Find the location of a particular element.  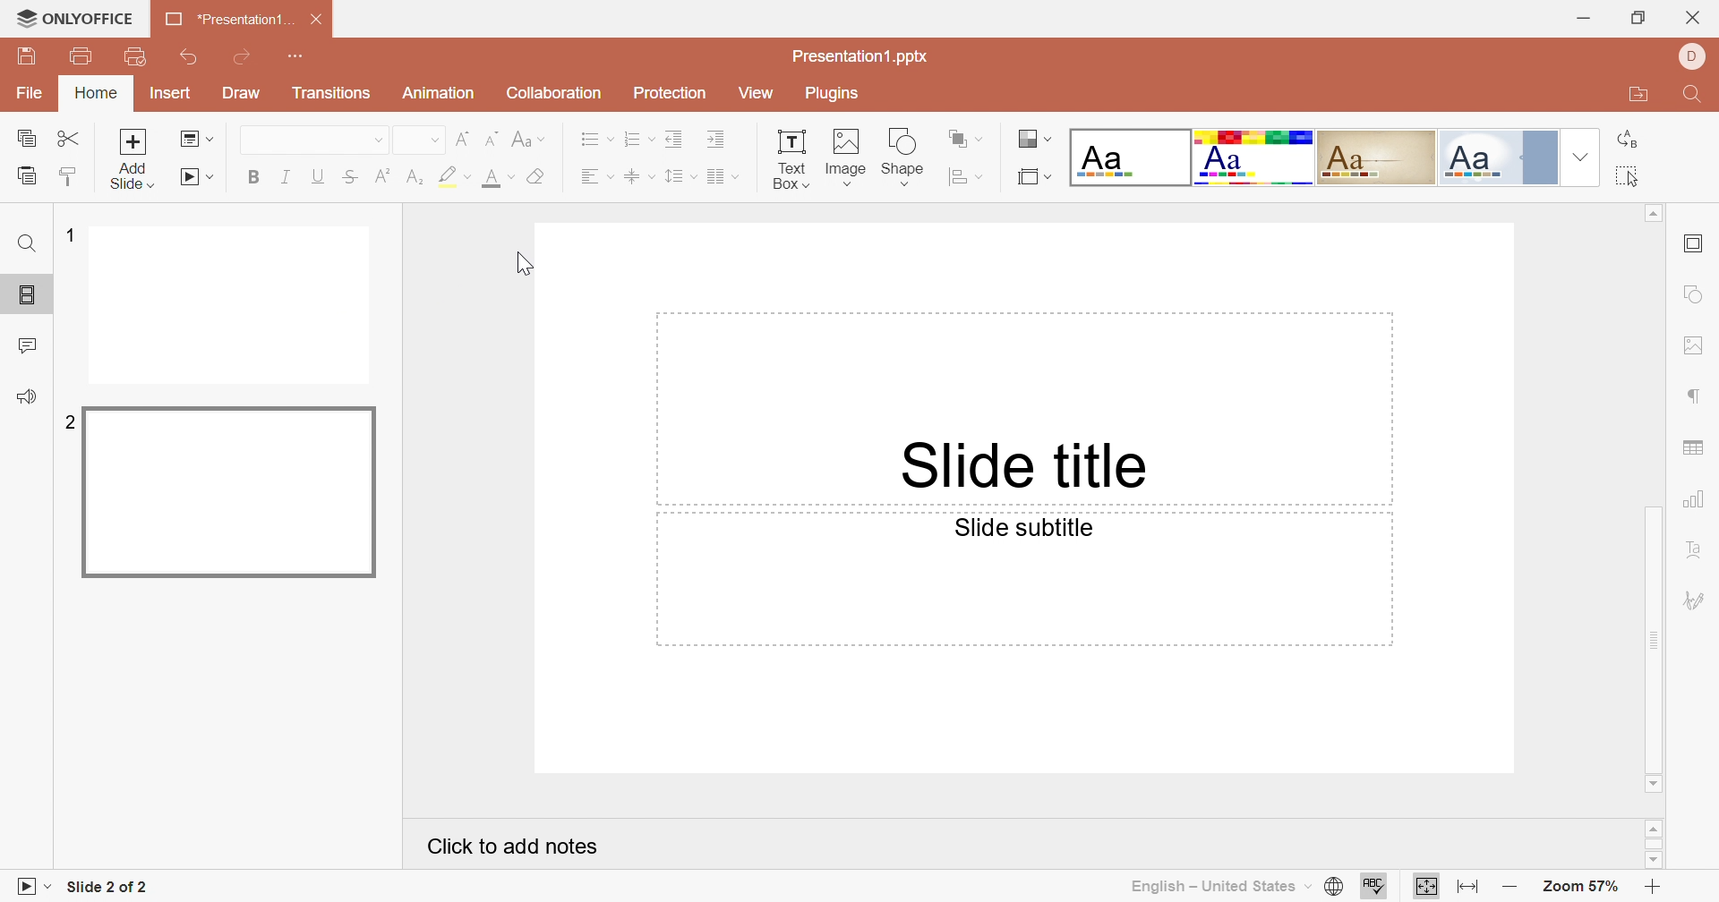

Blank is located at coordinates (1131, 155).